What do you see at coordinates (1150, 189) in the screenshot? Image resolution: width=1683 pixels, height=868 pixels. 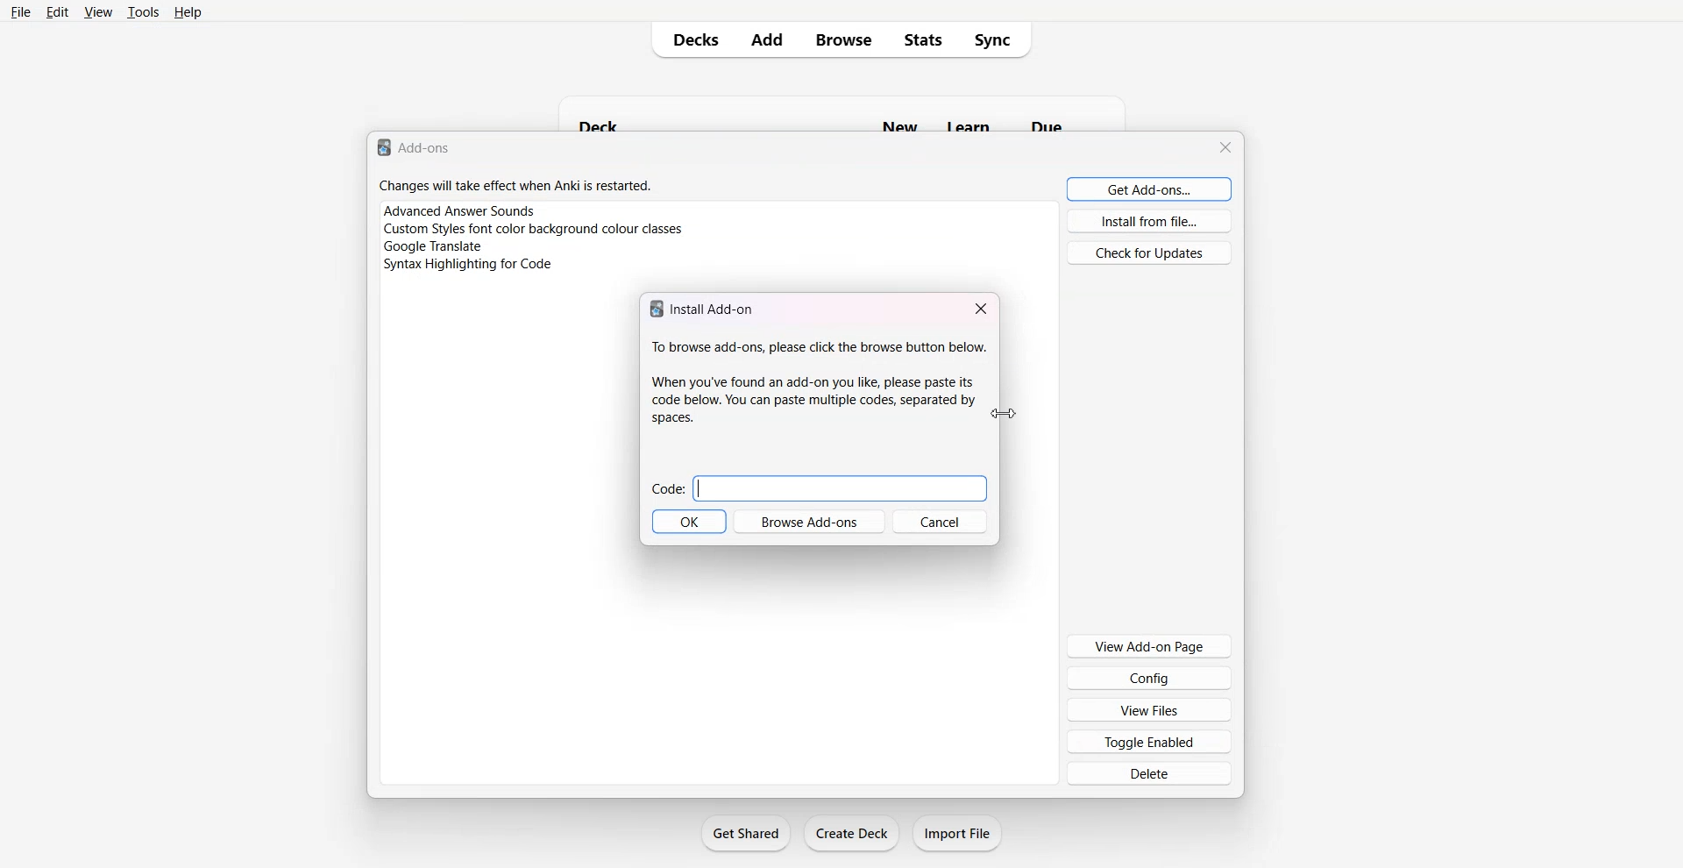 I see `Get Add-ons` at bounding box center [1150, 189].